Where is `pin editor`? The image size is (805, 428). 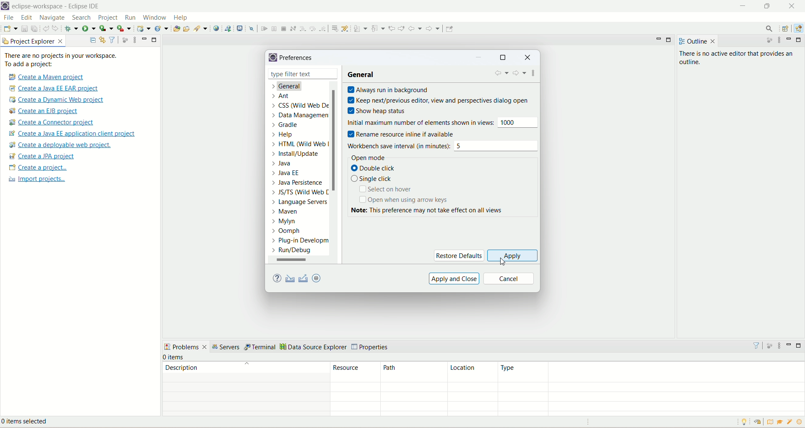
pin editor is located at coordinates (449, 29).